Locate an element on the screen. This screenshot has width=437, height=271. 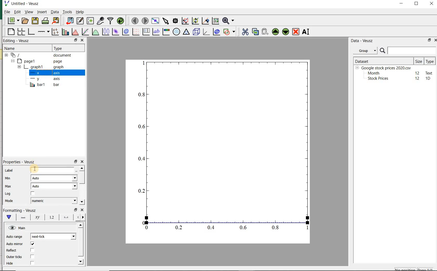
scrollbar is located at coordinates (80, 245).